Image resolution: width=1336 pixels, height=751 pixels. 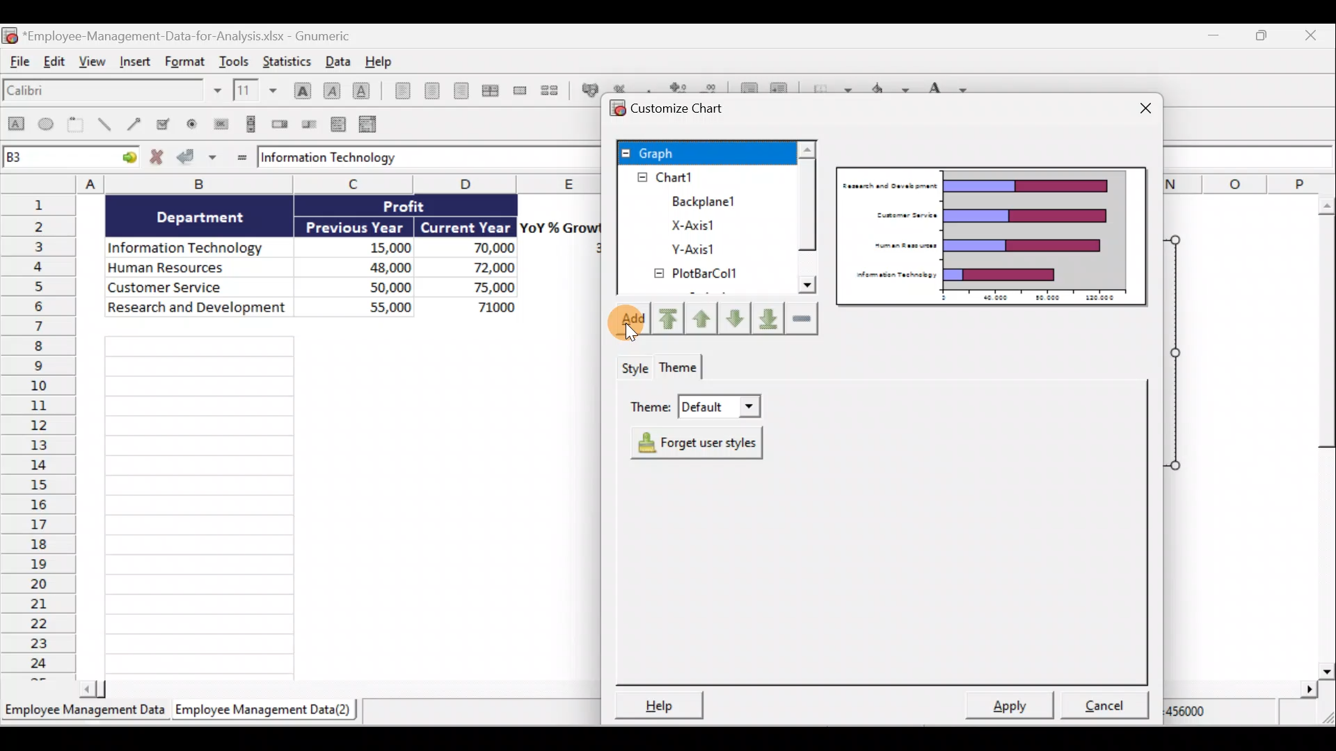 I want to click on Move down, so click(x=736, y=317).